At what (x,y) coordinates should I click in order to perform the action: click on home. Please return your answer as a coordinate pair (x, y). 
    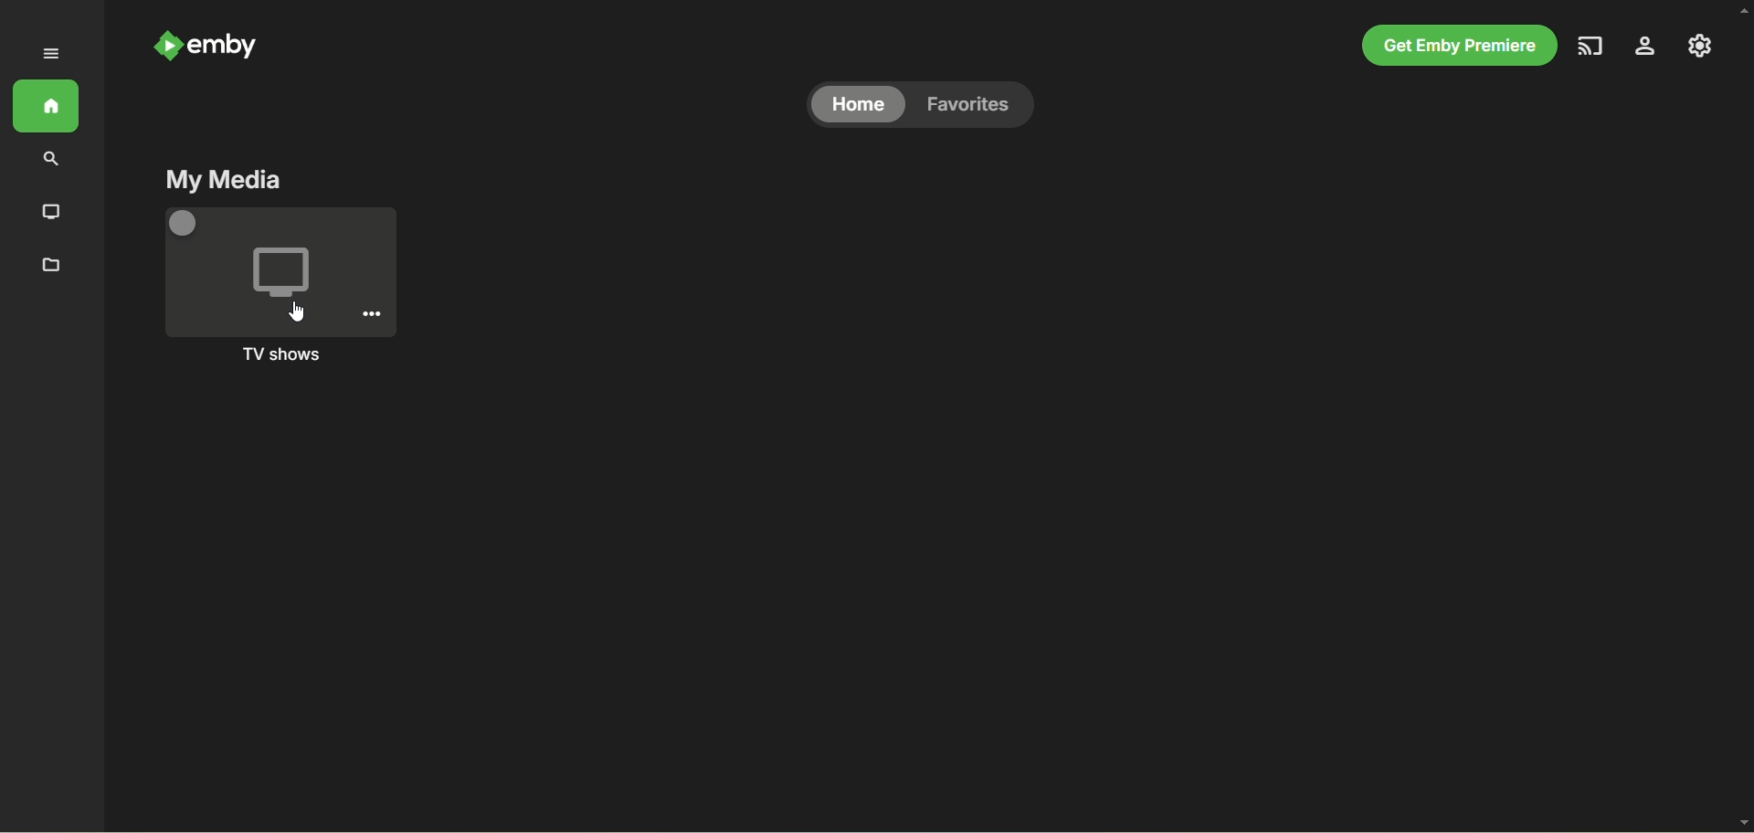
    Looking at the image, I should click on (857, 105).